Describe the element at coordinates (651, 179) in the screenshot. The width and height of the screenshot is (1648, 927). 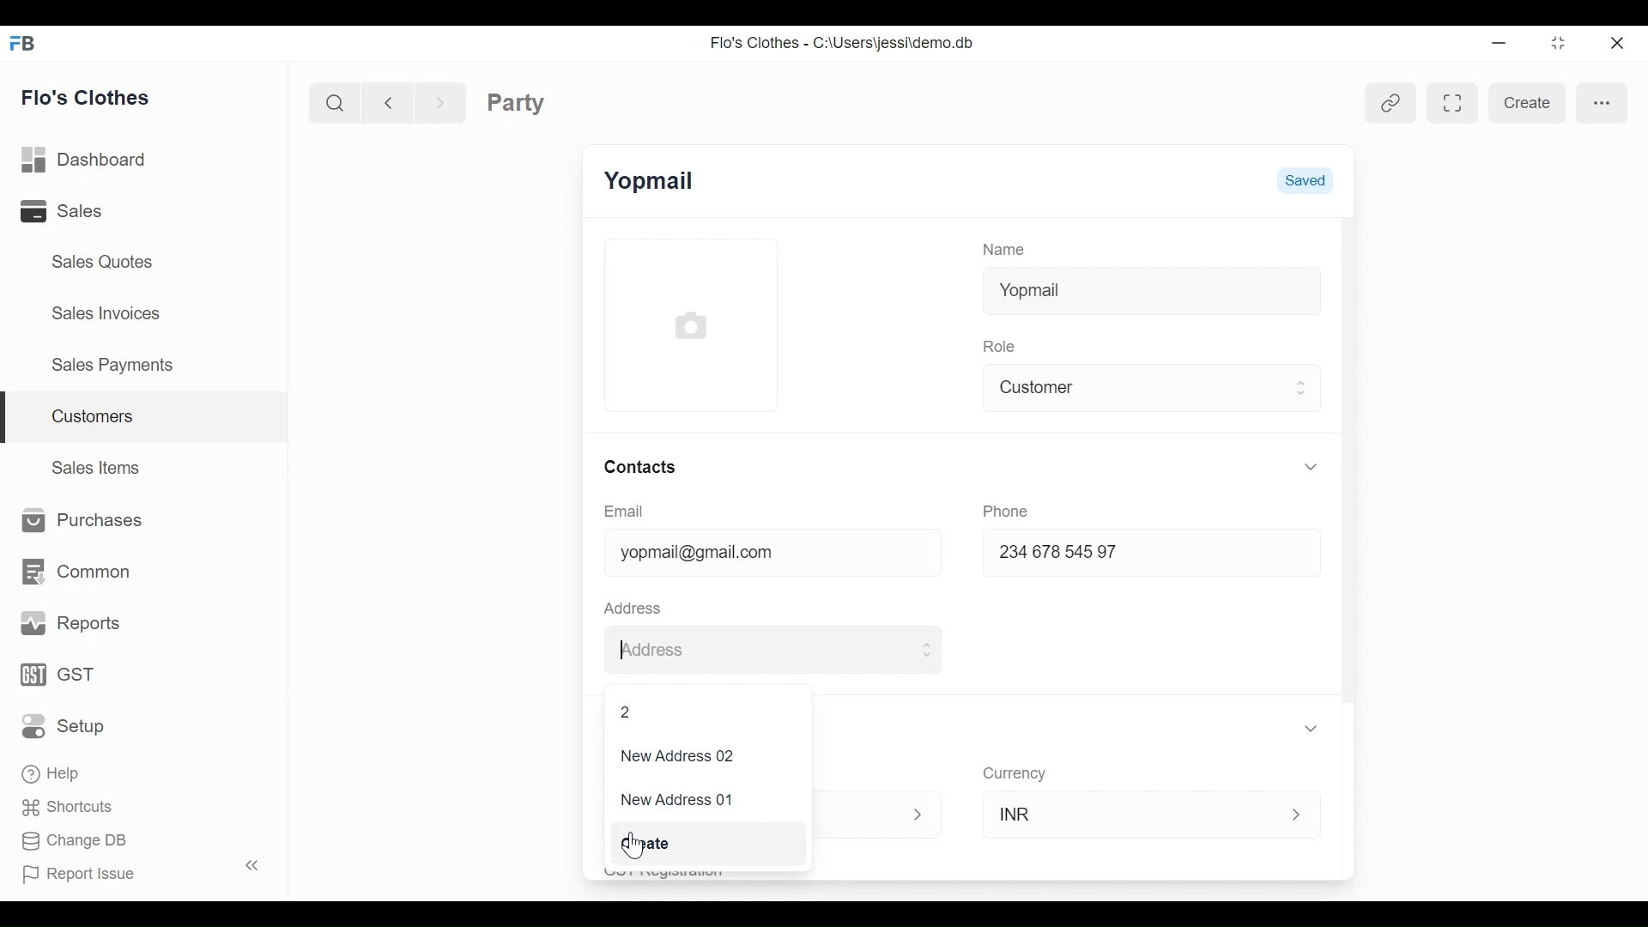
I see `Yopmail` at that location.